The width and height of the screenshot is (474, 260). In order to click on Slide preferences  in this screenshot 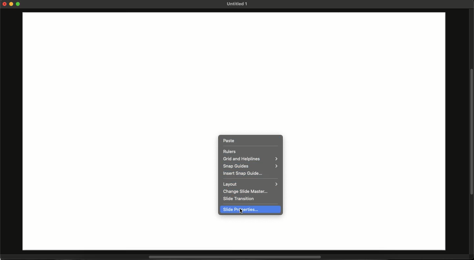, I will do `click(242, 210)`.